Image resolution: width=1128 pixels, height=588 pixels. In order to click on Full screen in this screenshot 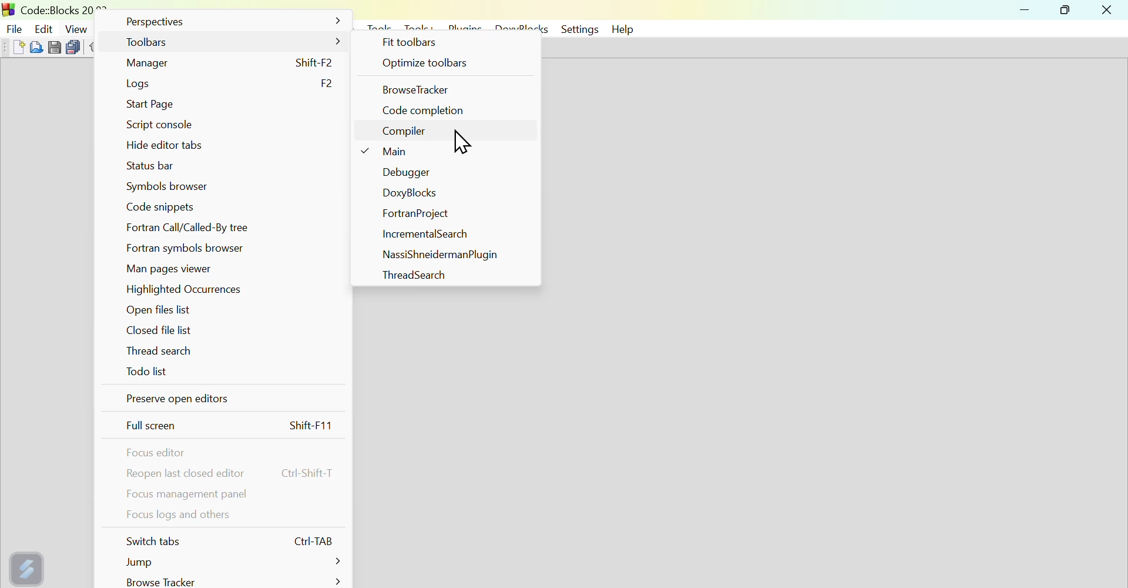, I will do `click(231, 427)`.